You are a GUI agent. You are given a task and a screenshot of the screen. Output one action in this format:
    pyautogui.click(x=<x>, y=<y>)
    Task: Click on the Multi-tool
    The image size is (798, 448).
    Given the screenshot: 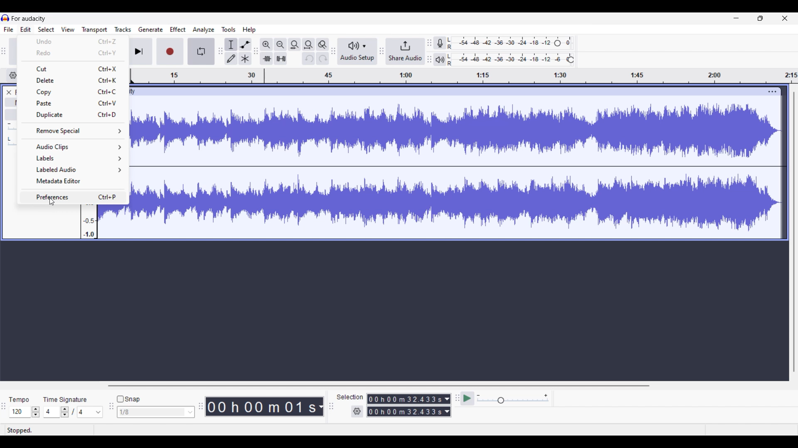 What is the action you would take?
    pyautogui.click(x=245, y=58)
    